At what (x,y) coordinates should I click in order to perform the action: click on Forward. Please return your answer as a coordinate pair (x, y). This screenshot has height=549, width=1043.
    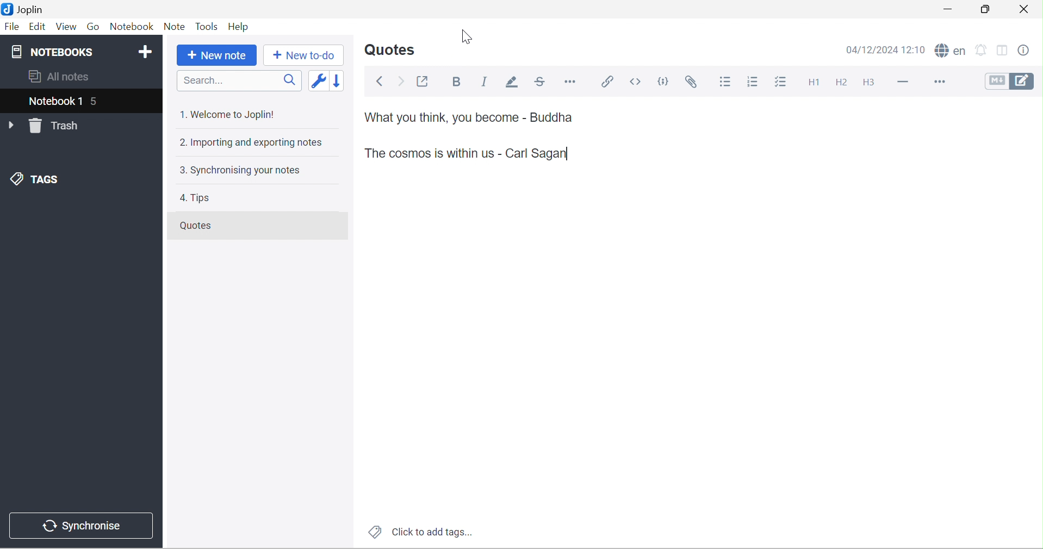
    Looking at the image, I should click on (401, 82).